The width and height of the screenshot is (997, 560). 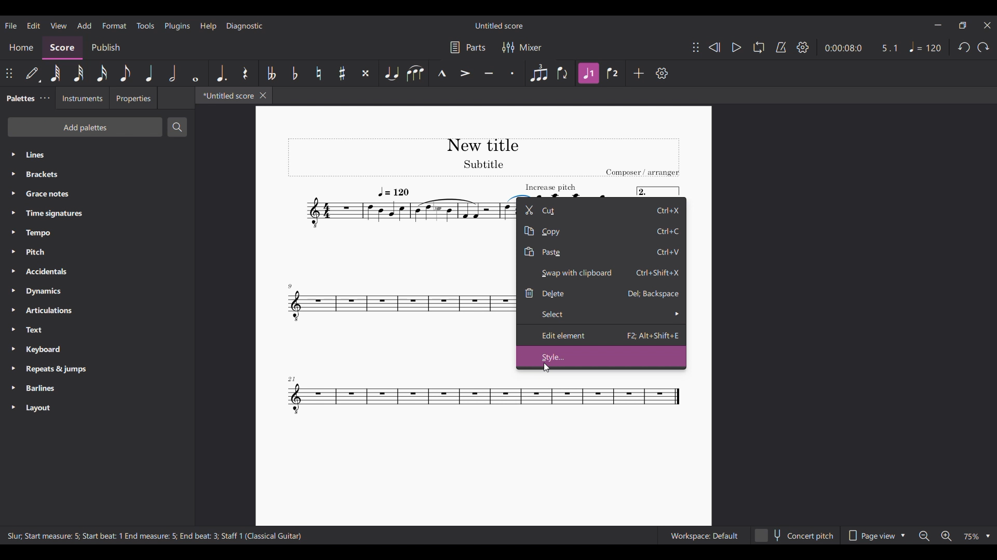 What do you see at coordinates (83, 97) in the screenshot?
I see `Instruments` at bounding box center [83, 97].